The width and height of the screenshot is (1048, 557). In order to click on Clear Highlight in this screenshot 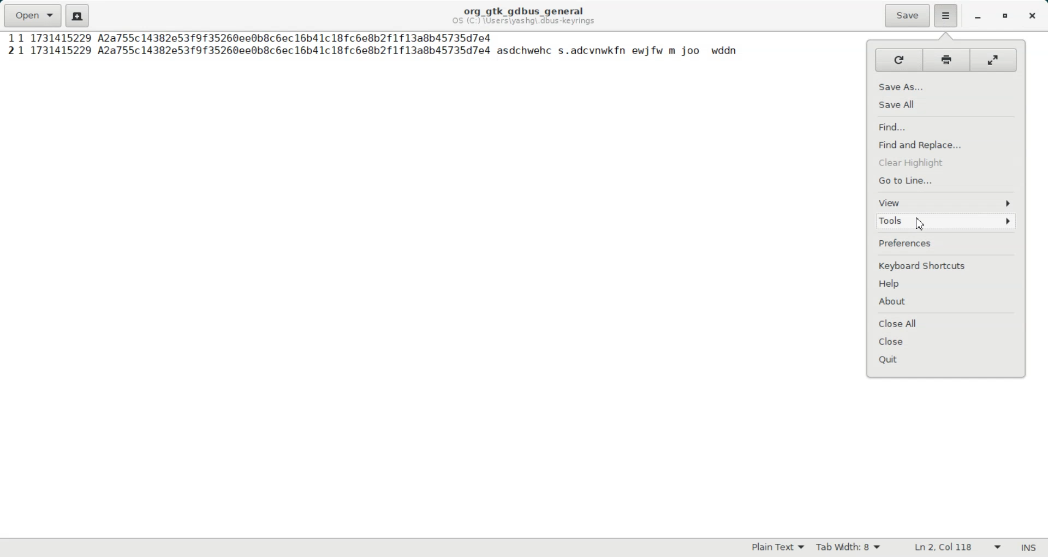, I will do `click(945, 162)`.